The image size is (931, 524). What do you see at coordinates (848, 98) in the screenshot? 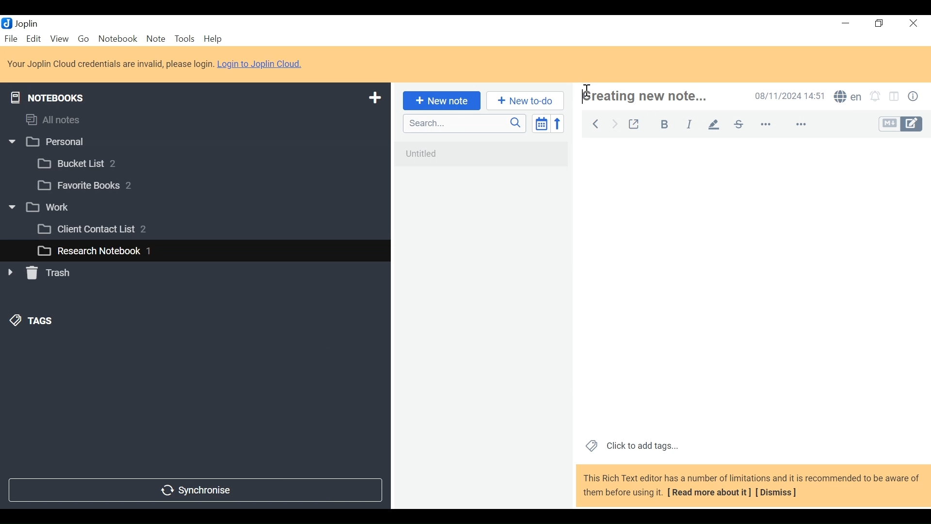
I see `Spell Checker` at bounding box center [848, 98].